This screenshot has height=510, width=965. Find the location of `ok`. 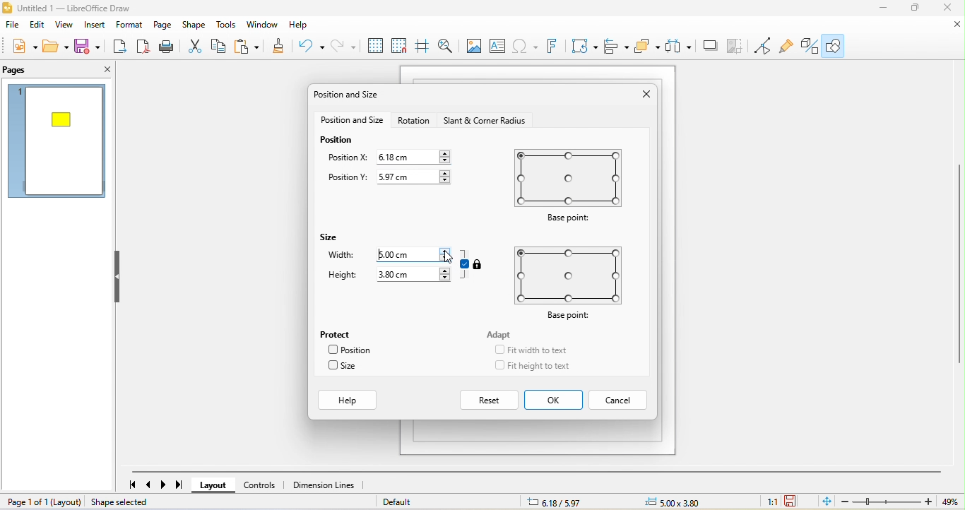

ok is located at coordinates (555, 400).